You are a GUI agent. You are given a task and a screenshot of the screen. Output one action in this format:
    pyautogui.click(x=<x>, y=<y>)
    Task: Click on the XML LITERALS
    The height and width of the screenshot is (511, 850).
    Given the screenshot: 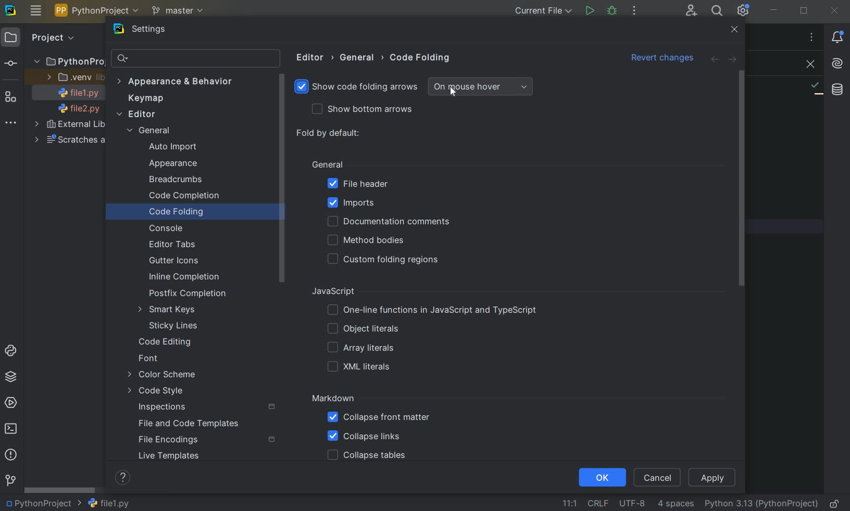 What is the action you would take?
    pyautogui.click(x=361, y=368)
    